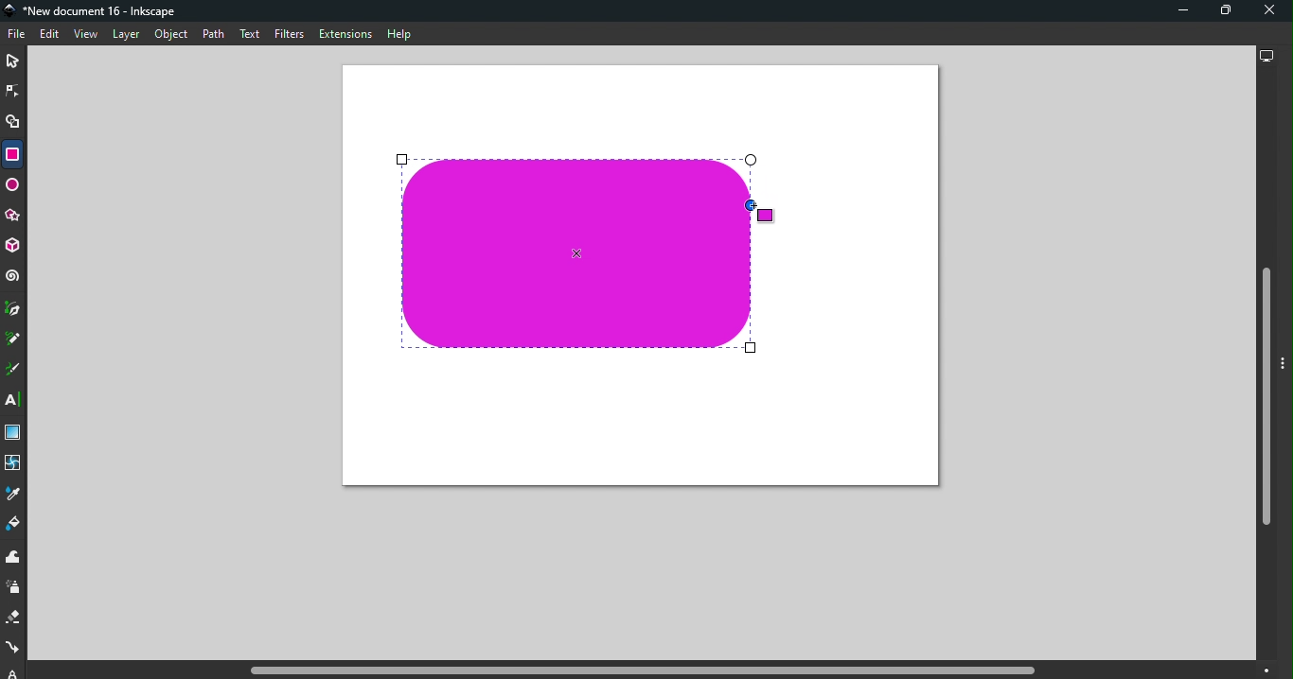 The height and width of the screenshot is (679, 1293). I want to click on Dropper tool, so click(13, 494).